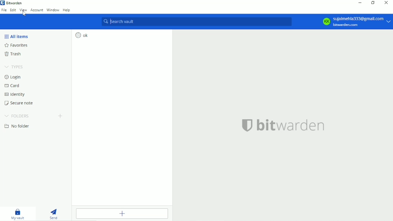  Describe the element at coordinates (54, 213) in the screenshot. I see `Send` at that location.